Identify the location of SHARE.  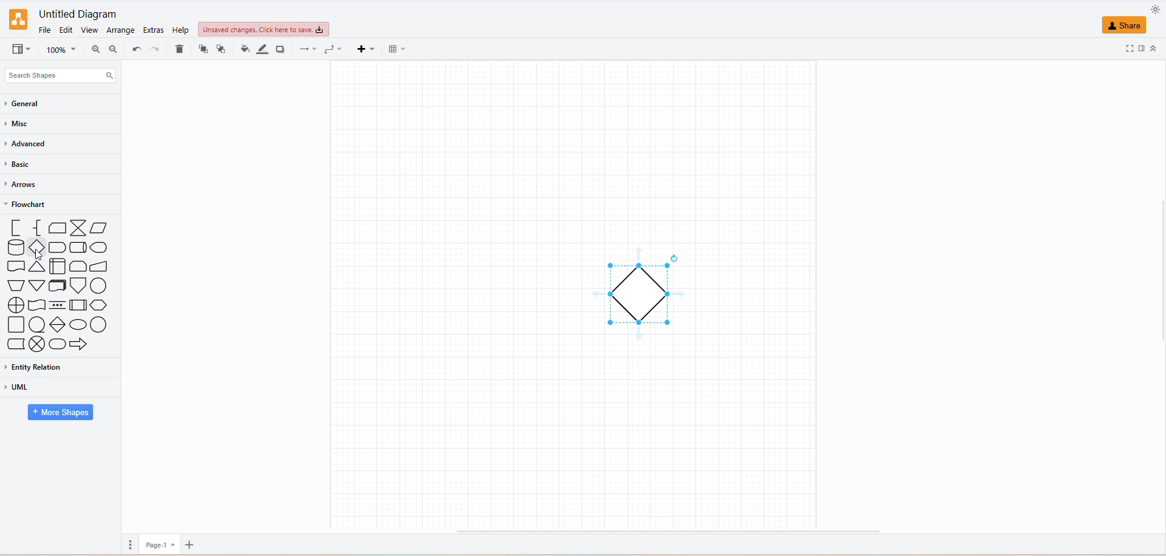
(1127, 27).